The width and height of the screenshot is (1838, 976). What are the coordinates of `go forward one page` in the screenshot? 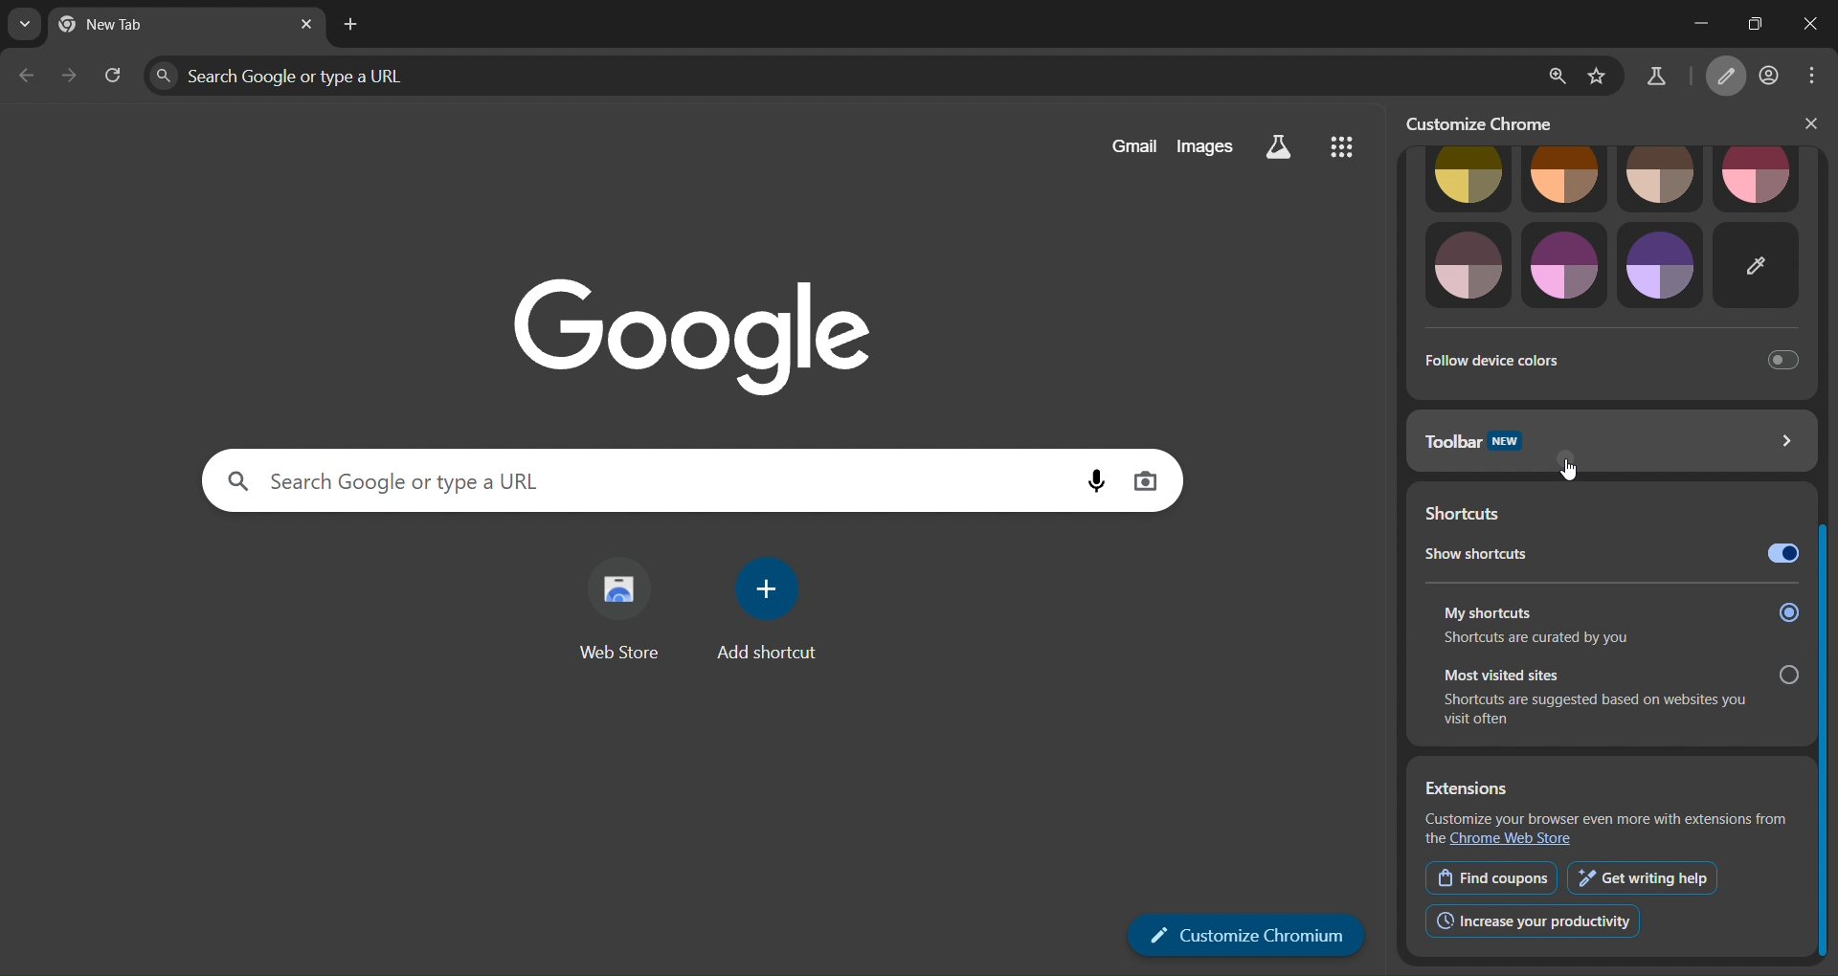 It's located at (70, 75).